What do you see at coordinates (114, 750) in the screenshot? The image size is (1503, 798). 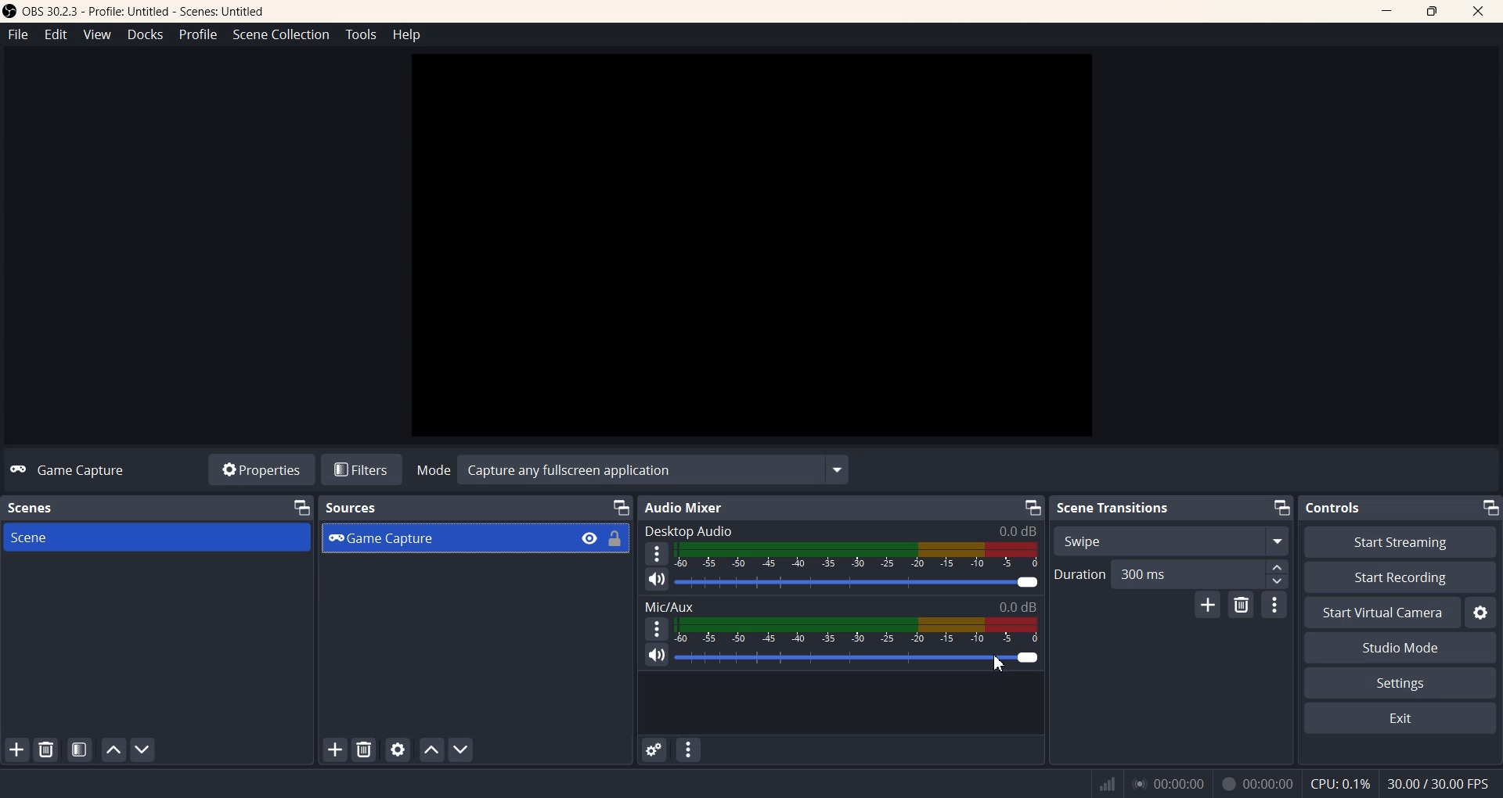 I see `Move Scene Up` at bounding box center [114, 750].